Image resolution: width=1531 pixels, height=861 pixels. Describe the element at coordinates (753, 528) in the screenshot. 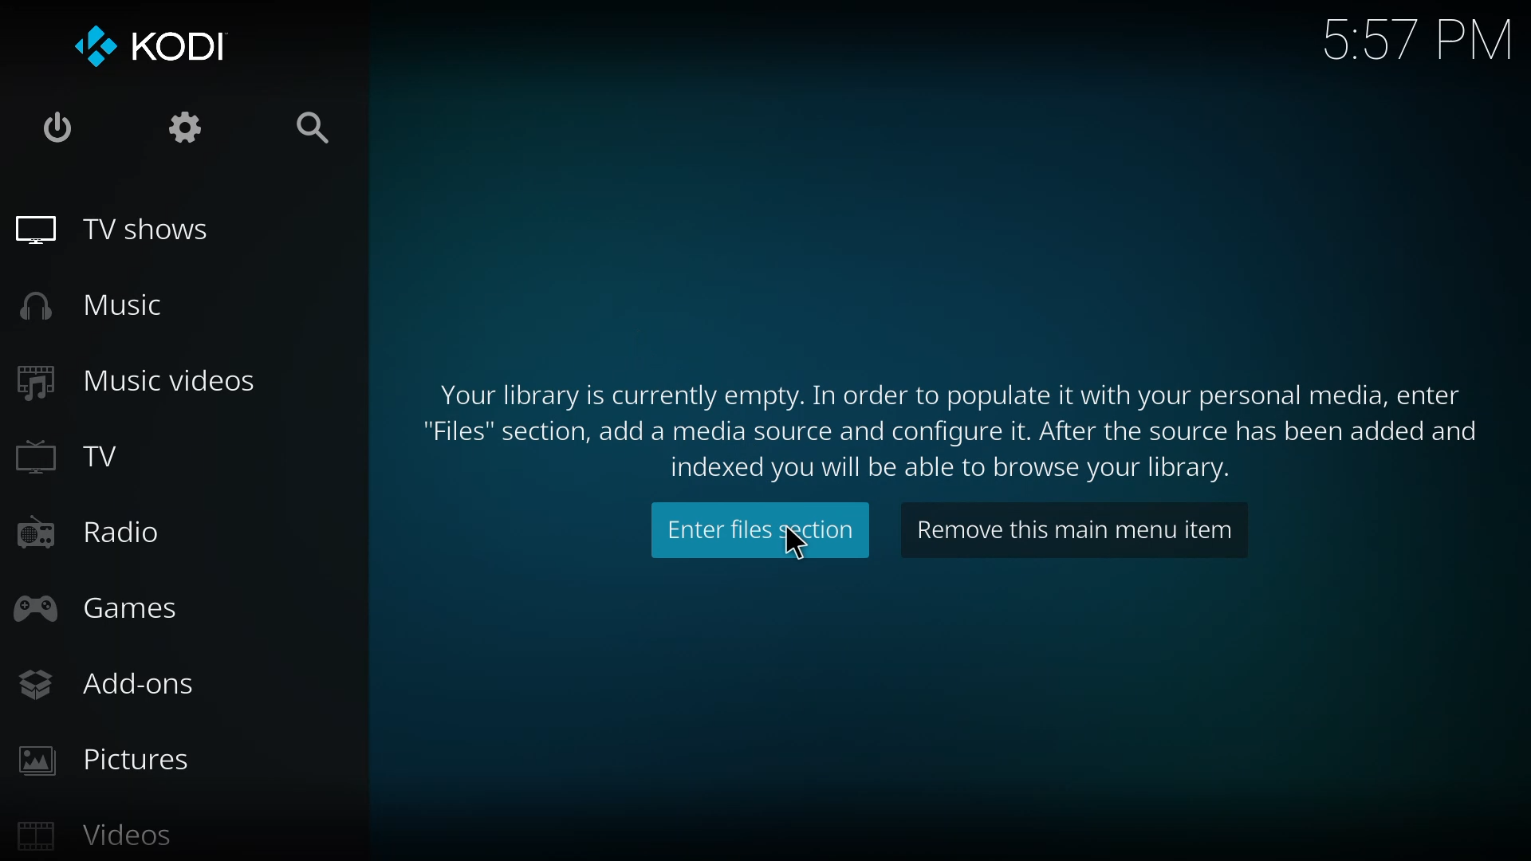

I see `enter files section` at that location.